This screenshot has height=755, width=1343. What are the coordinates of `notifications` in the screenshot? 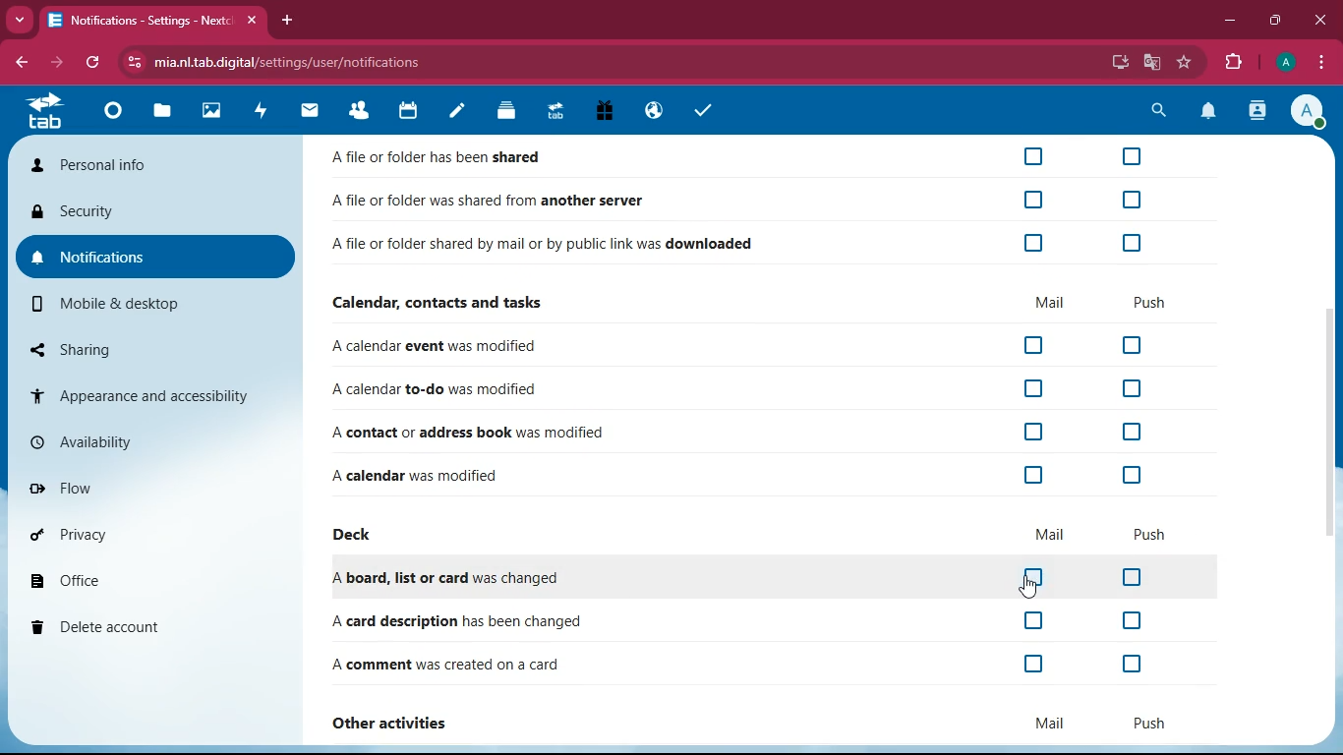 It's located at (155, 257).